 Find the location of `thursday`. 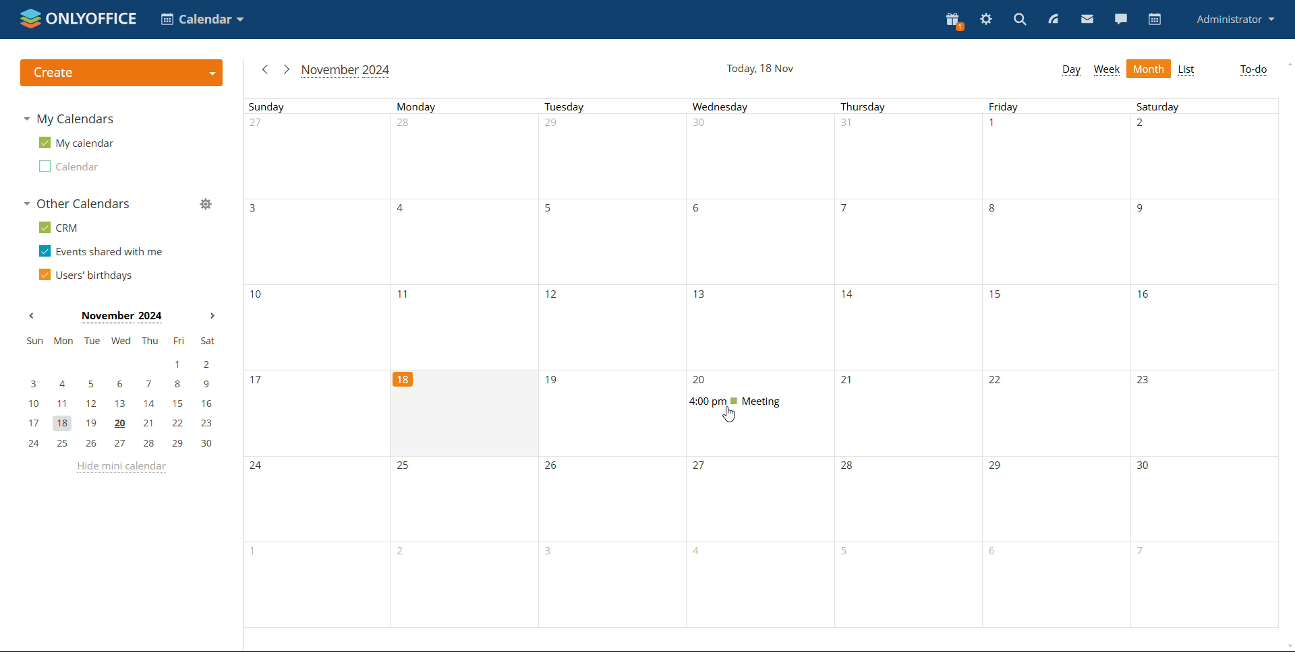

thursday is located at coordinates (909, 363).